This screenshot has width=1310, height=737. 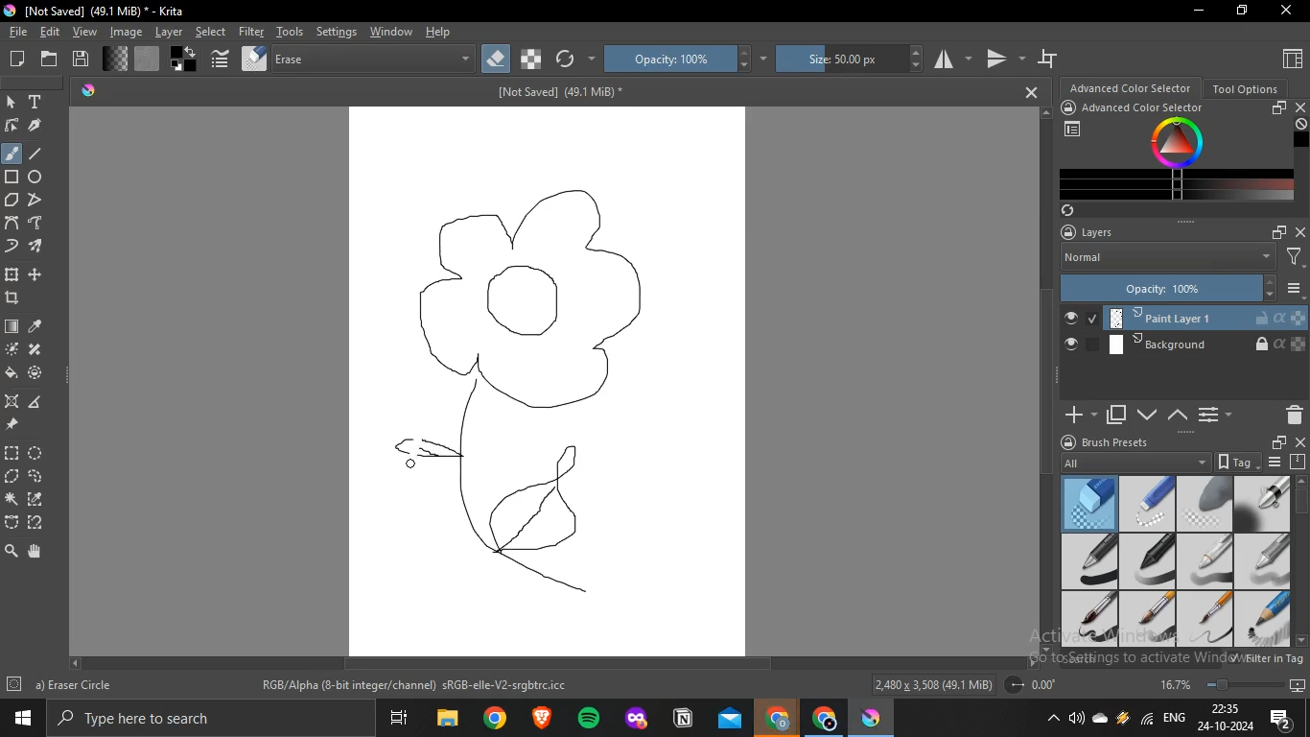 I want to click on eraser small, so click(x=1147, y=503).